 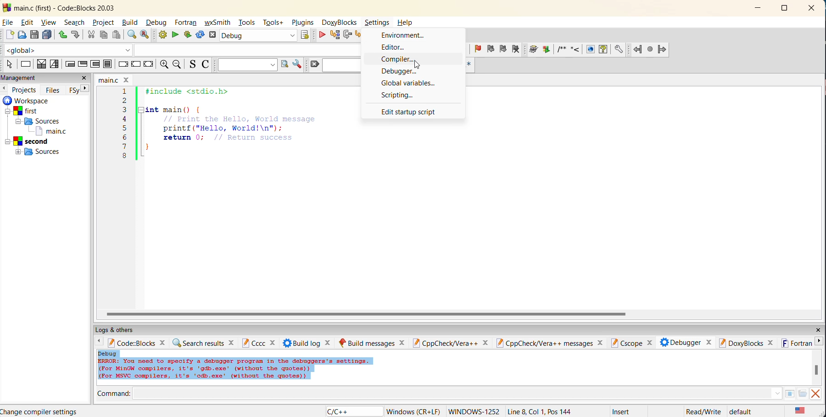 I want to click on Line 8, Col 1, Pos 144, so click(x=540, y=411).